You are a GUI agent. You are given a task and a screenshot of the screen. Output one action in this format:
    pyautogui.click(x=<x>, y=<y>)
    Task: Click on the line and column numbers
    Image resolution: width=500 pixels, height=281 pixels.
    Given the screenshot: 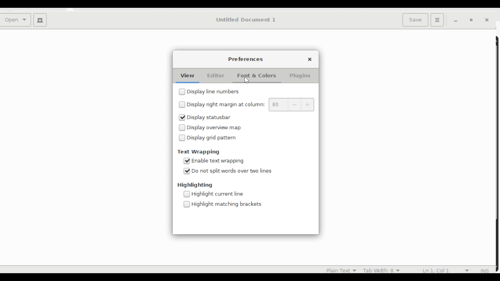 What is the action you would take?
    pyautogui.click(x=447, y=270)
    